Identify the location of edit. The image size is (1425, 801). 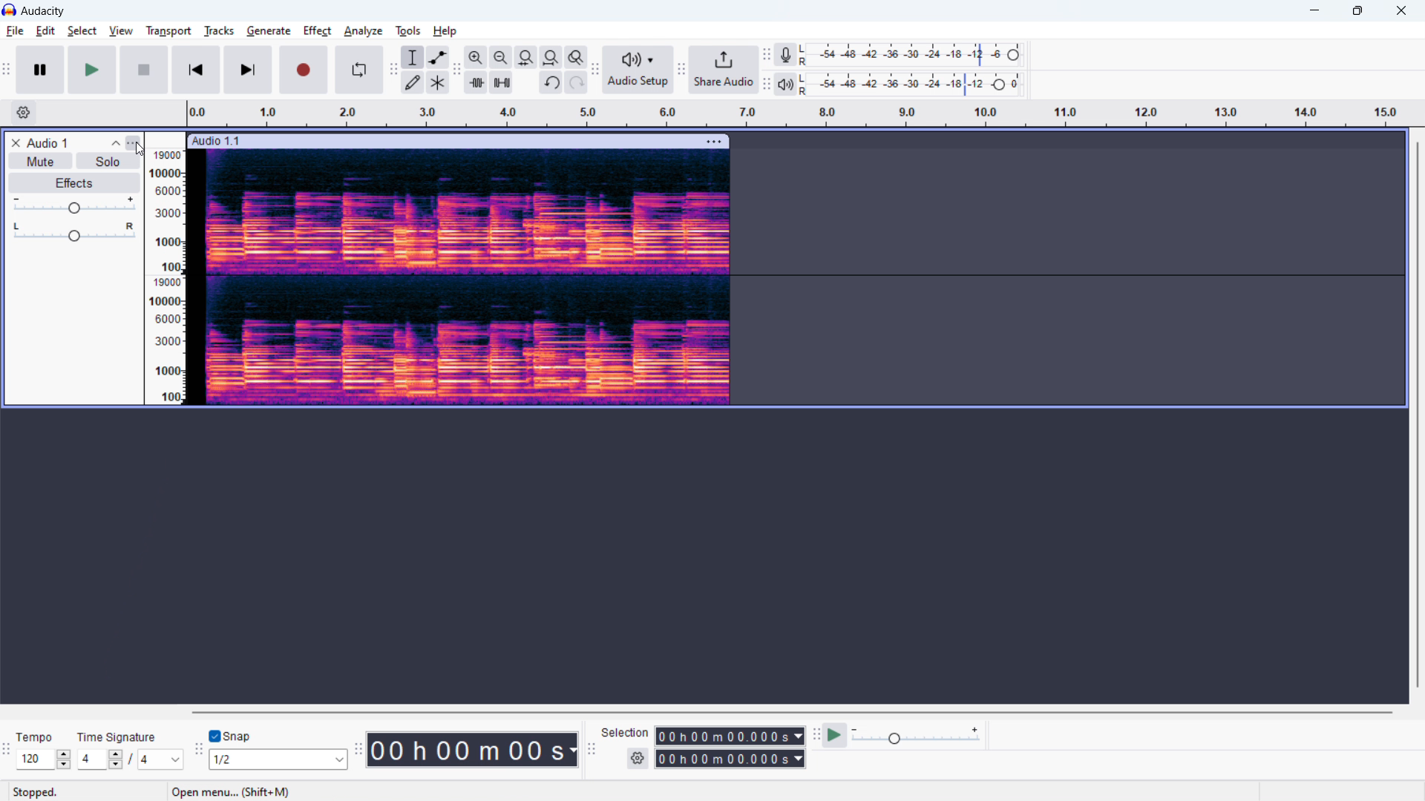
(47, 31).